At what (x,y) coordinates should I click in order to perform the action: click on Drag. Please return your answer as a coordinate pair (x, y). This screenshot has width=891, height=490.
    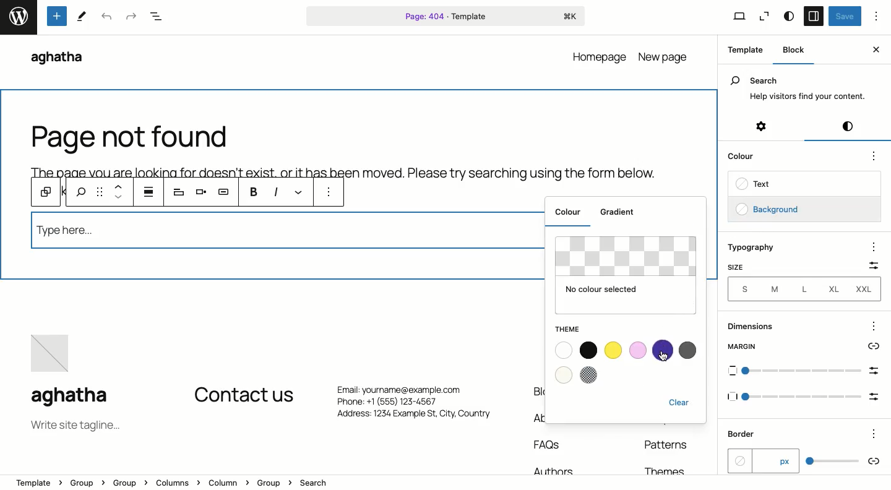
    Looking at the image, I should click on (99, 191).